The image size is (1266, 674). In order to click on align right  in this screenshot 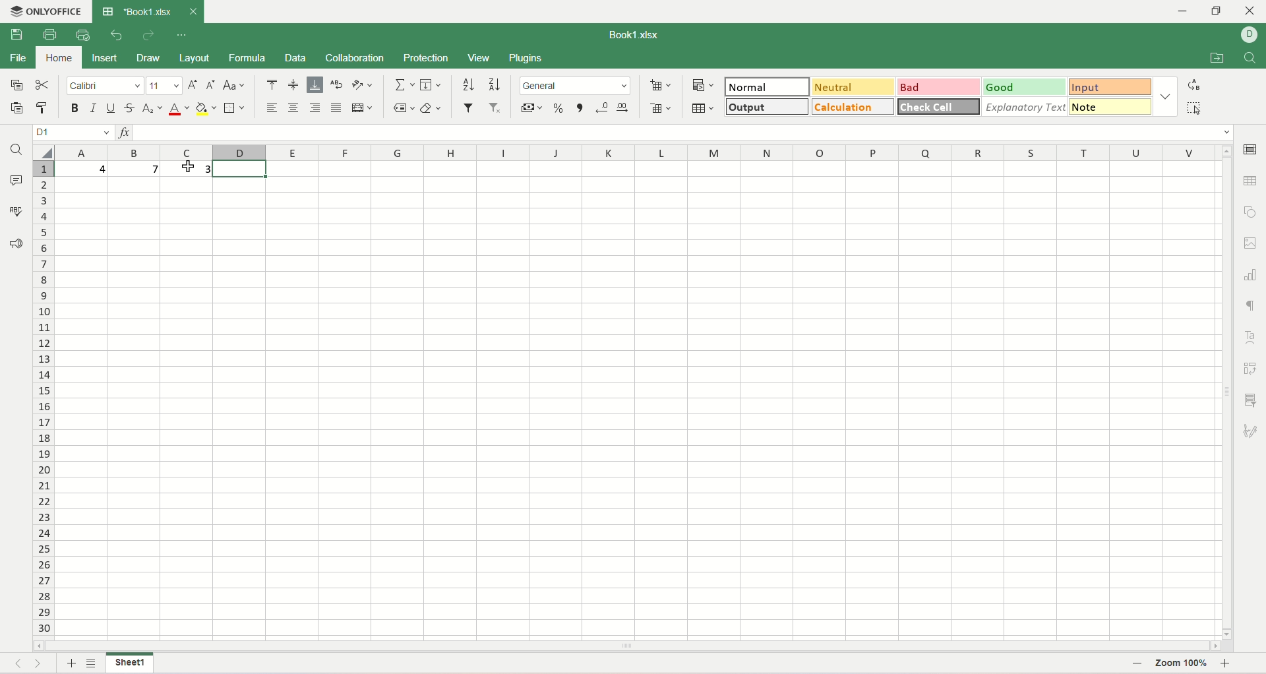, I will do `click(315, 108)`.